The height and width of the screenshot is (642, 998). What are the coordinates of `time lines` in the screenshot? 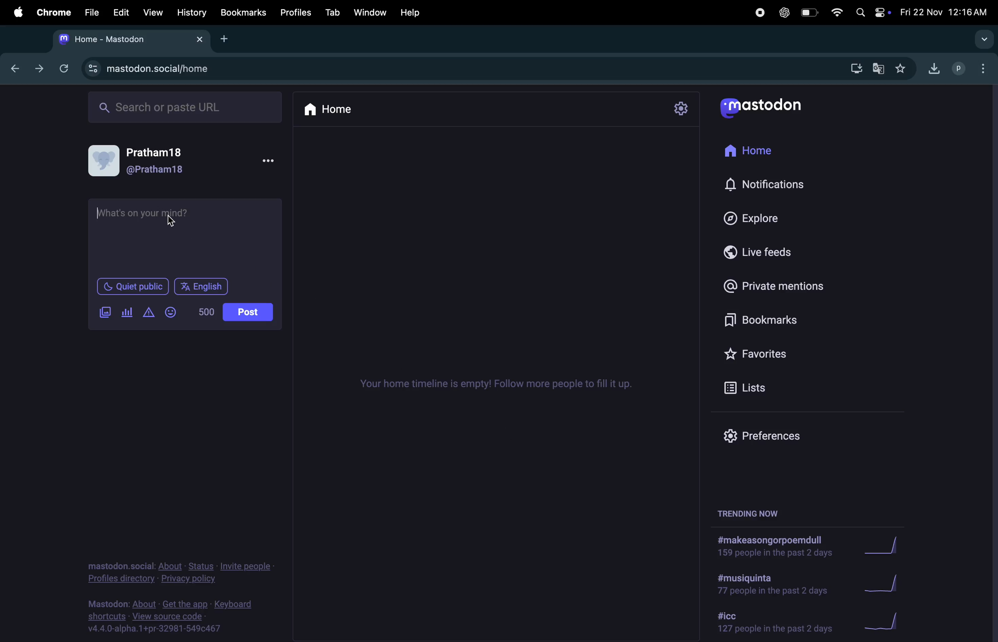 It's located at (504, 381).